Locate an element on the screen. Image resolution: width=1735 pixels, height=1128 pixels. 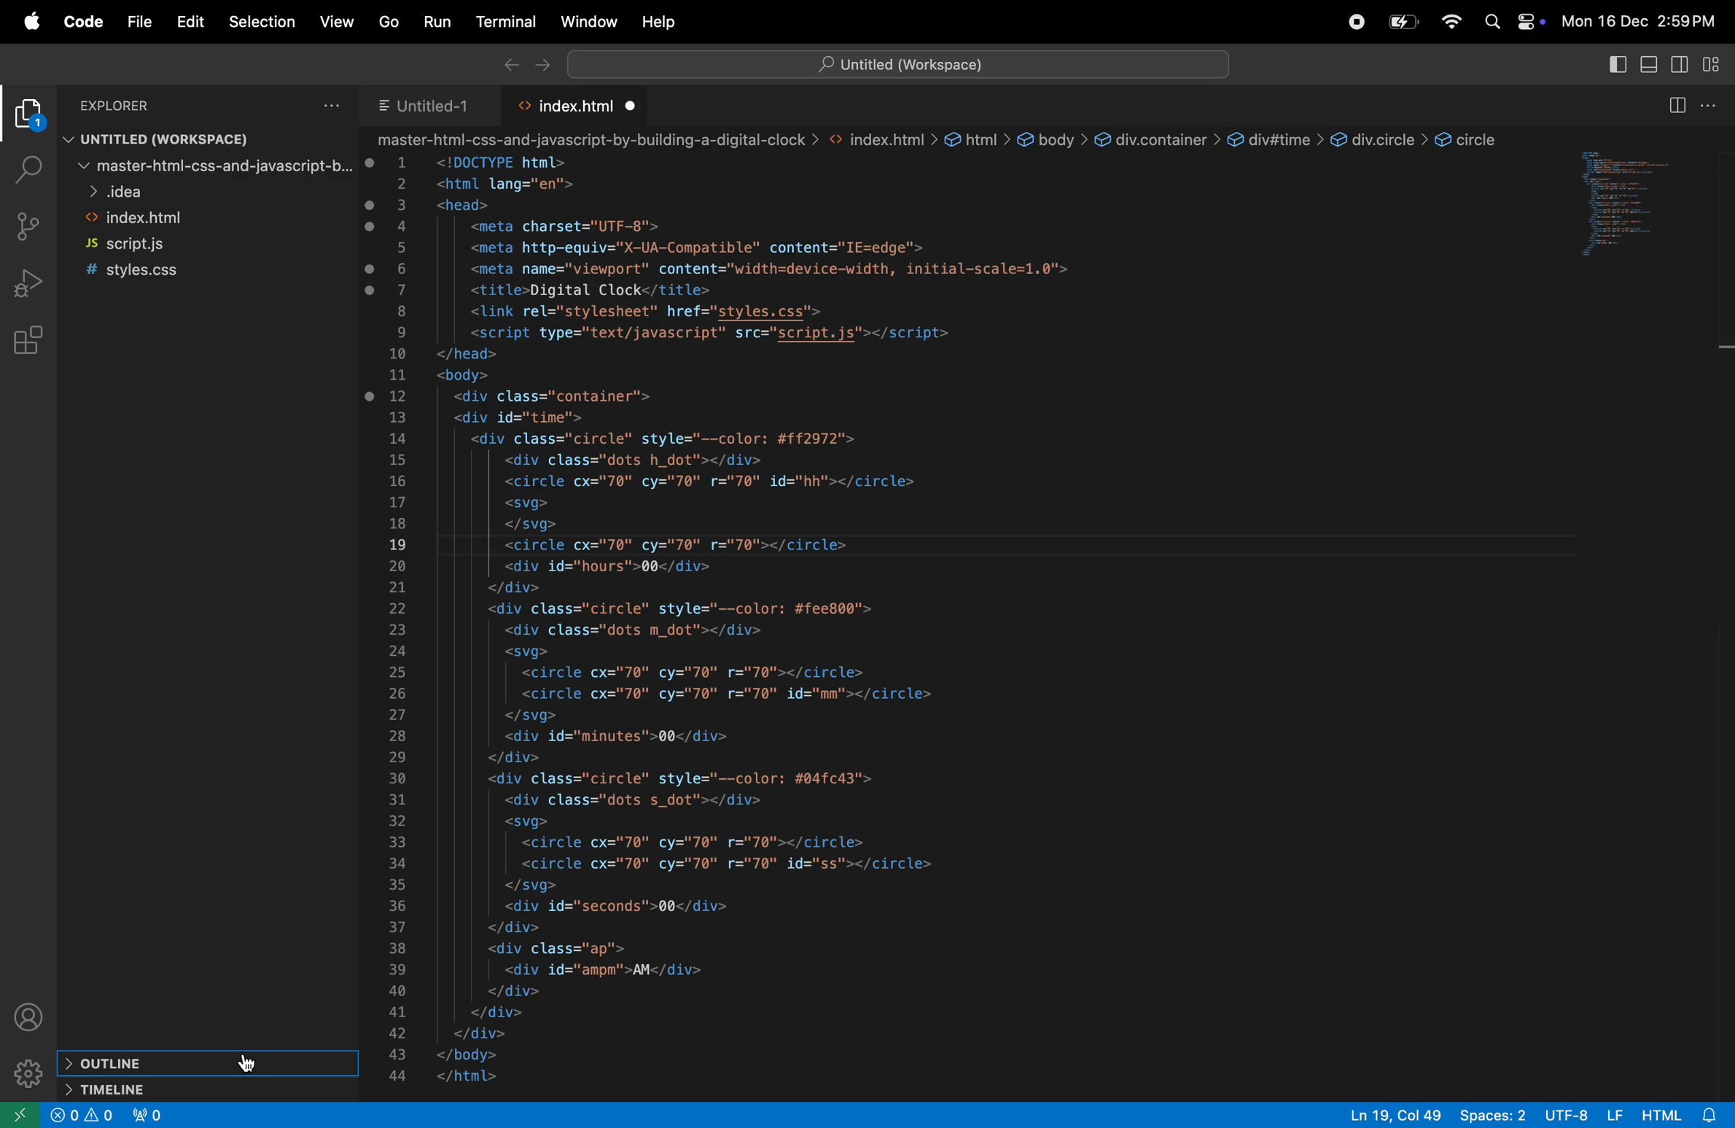
selection is located at coordinates (264, 22).